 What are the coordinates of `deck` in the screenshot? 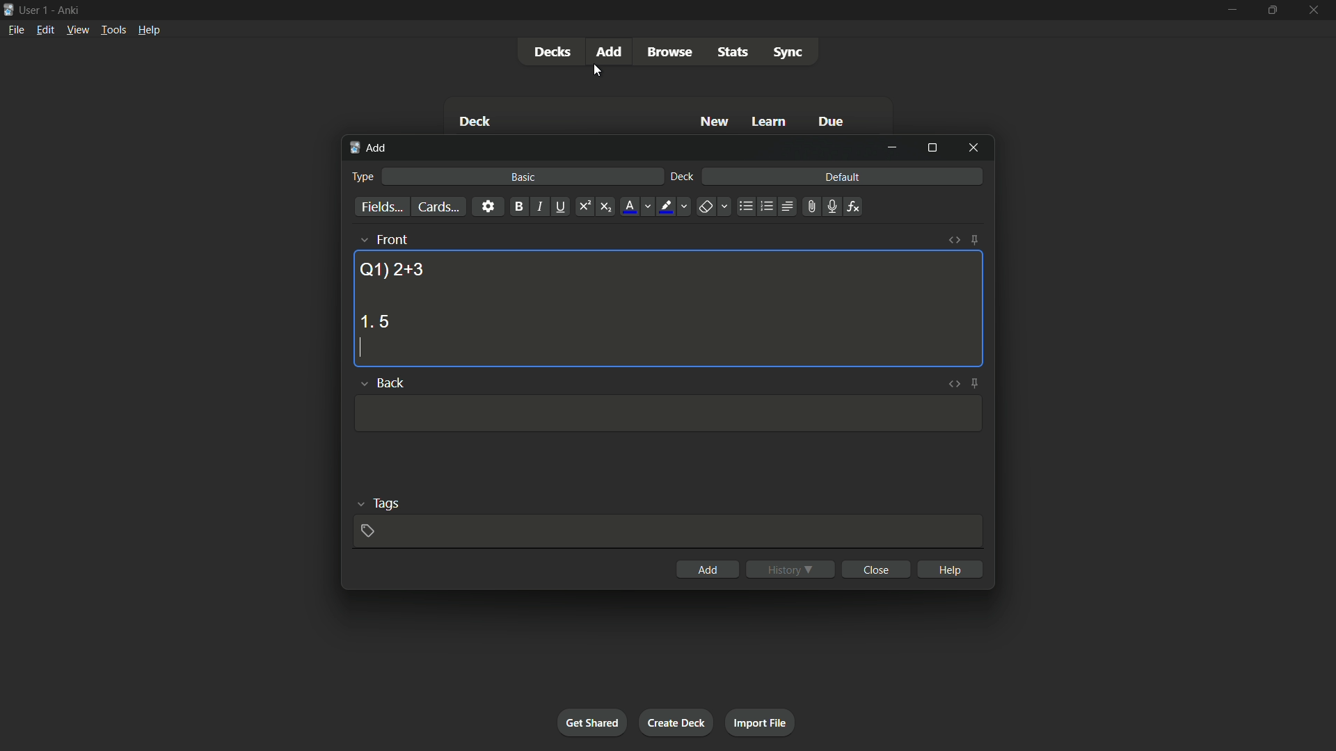 It's located at (475, 123).